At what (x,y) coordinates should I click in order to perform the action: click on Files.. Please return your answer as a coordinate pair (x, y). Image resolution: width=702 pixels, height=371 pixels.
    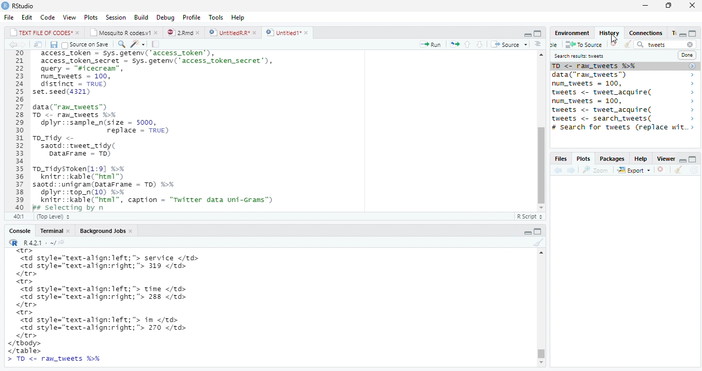
    Looking at the image, I should click on (560, 158).